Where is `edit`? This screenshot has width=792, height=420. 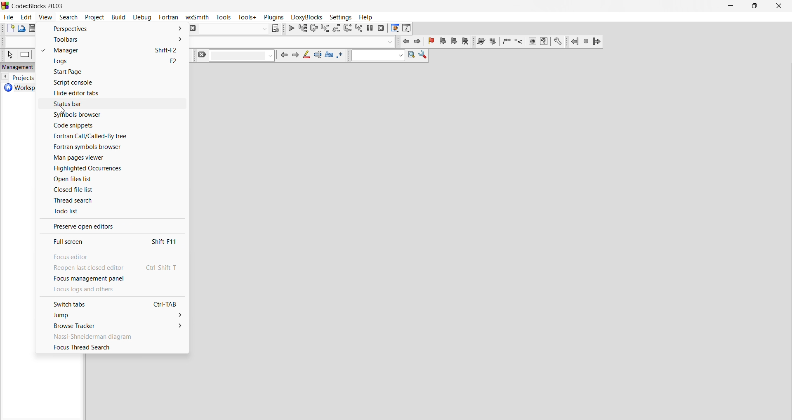 edit is located at coordinates (27, 17).